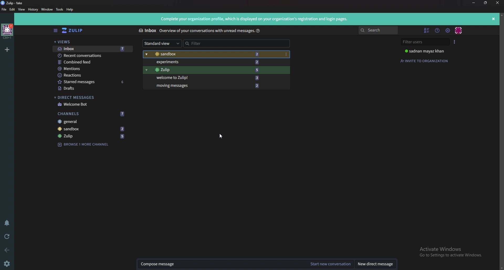 This screenshot has width=504, height=270. Describe the element at coordinates (237, 44) in the screenshot. I see `Filter` at that location.